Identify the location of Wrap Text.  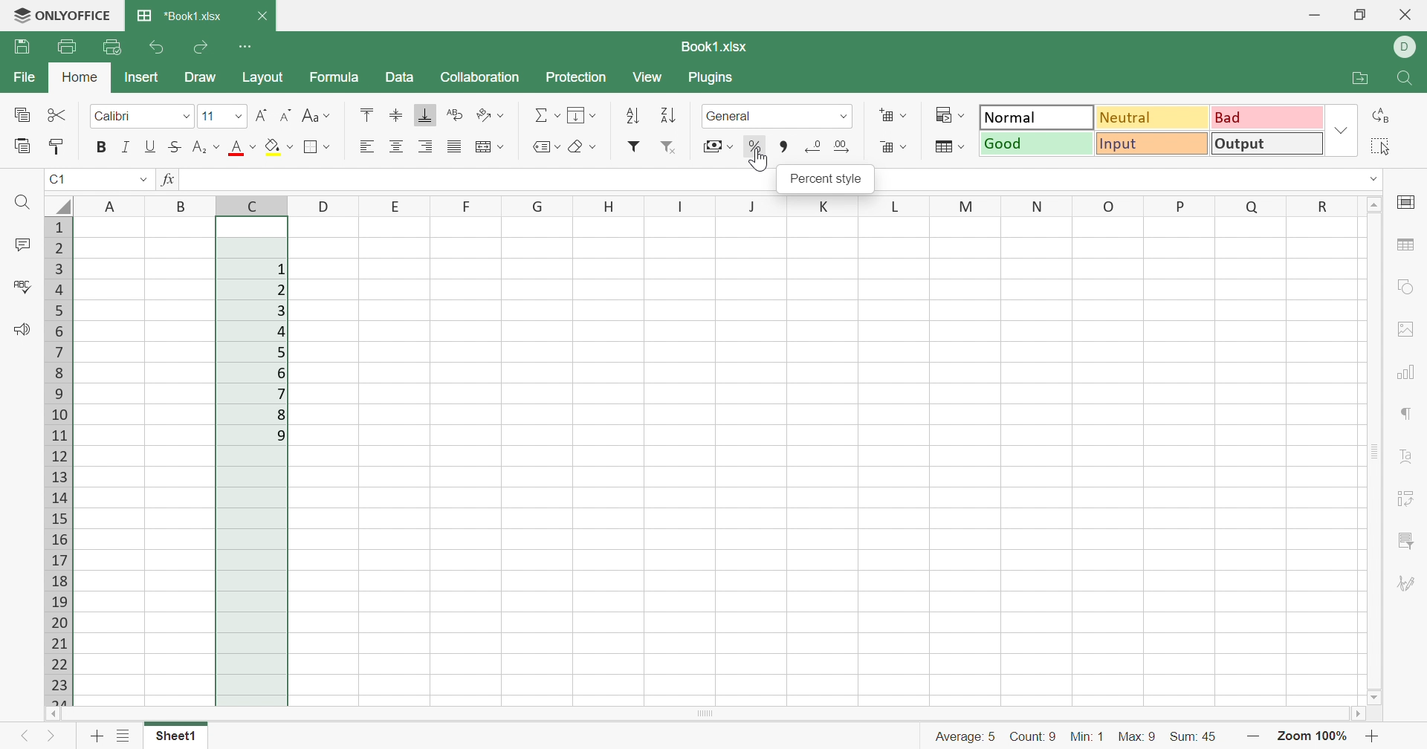
(457, 117).